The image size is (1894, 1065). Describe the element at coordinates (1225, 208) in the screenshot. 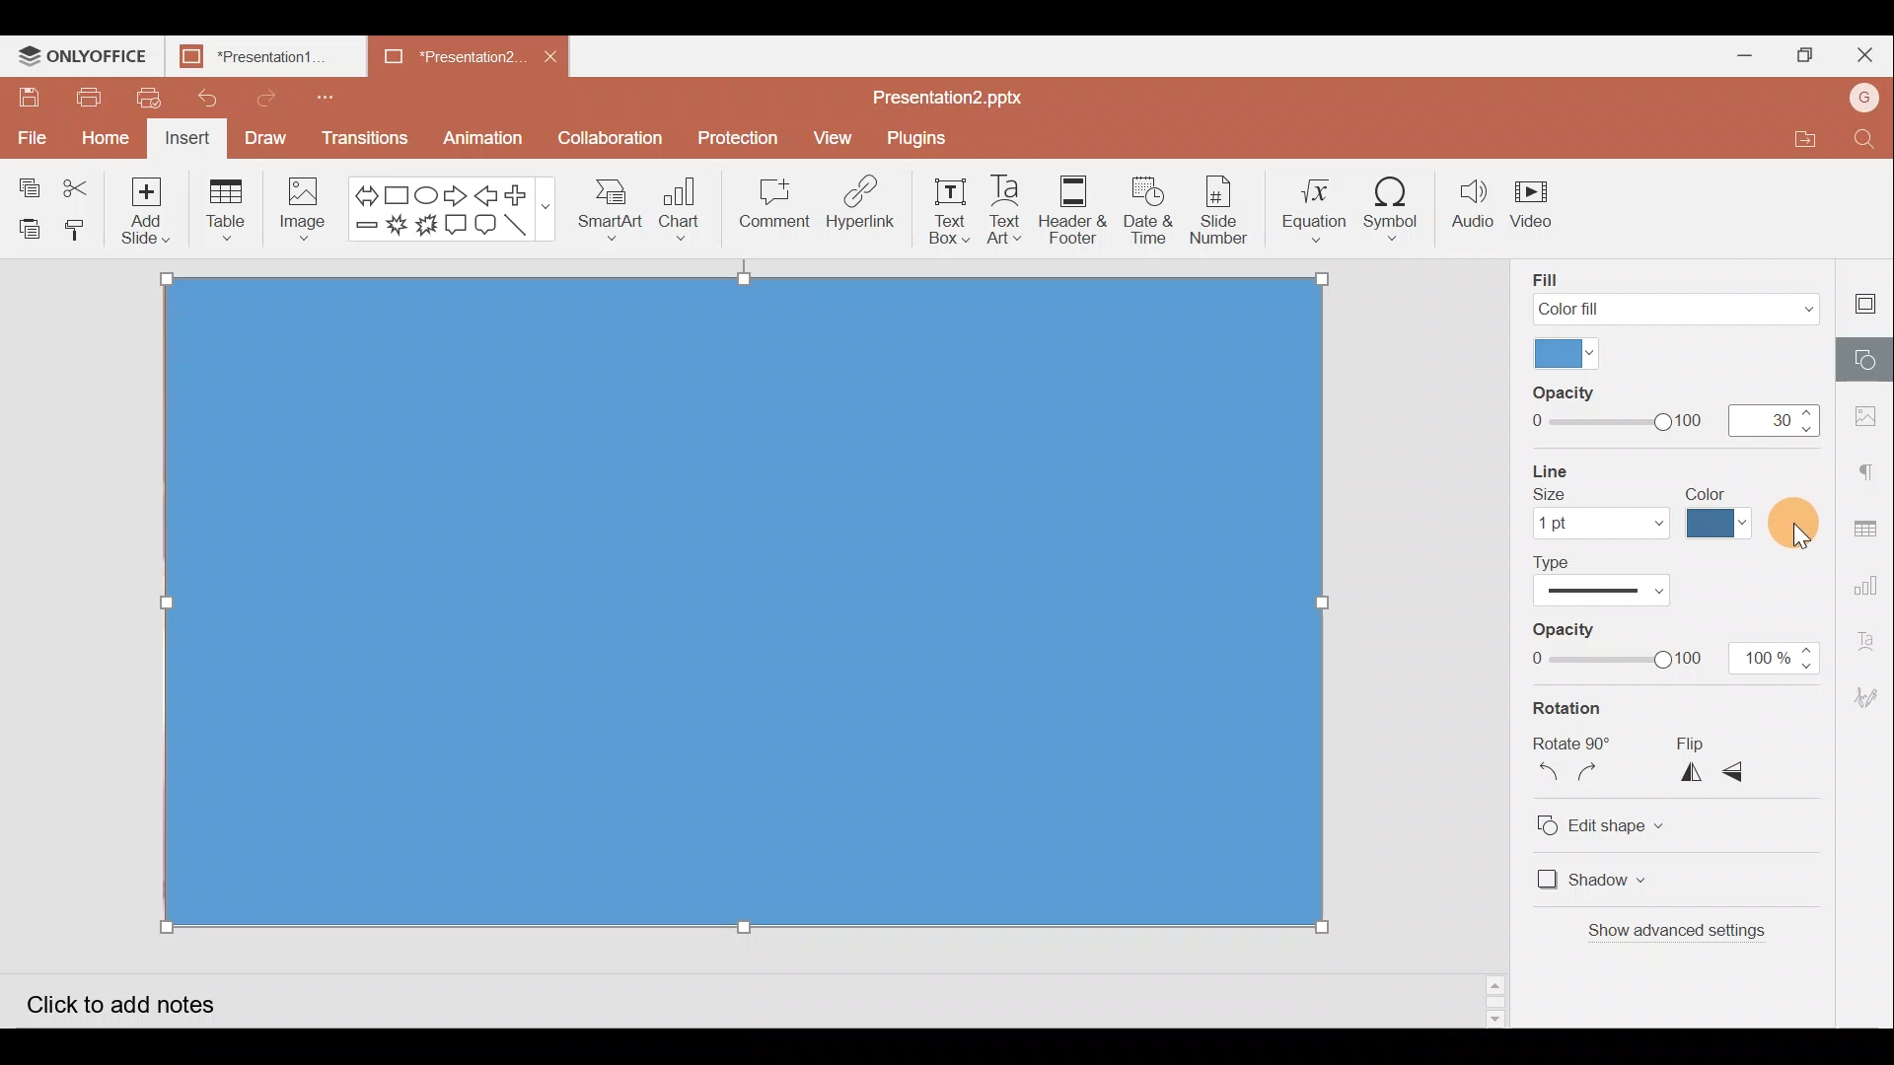

I see `Slide number` at that location.